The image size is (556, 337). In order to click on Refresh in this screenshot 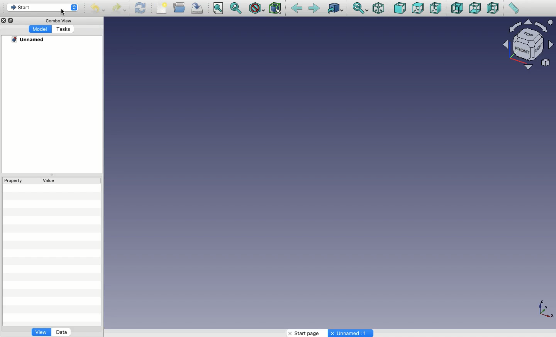, I will do `click(140, 8)`.